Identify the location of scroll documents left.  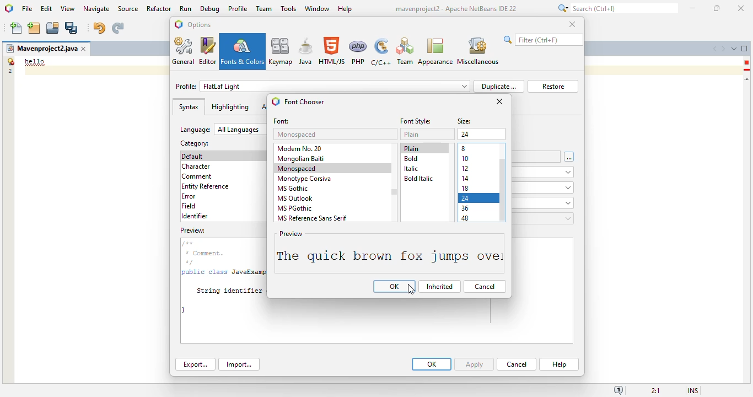
(716, 49).